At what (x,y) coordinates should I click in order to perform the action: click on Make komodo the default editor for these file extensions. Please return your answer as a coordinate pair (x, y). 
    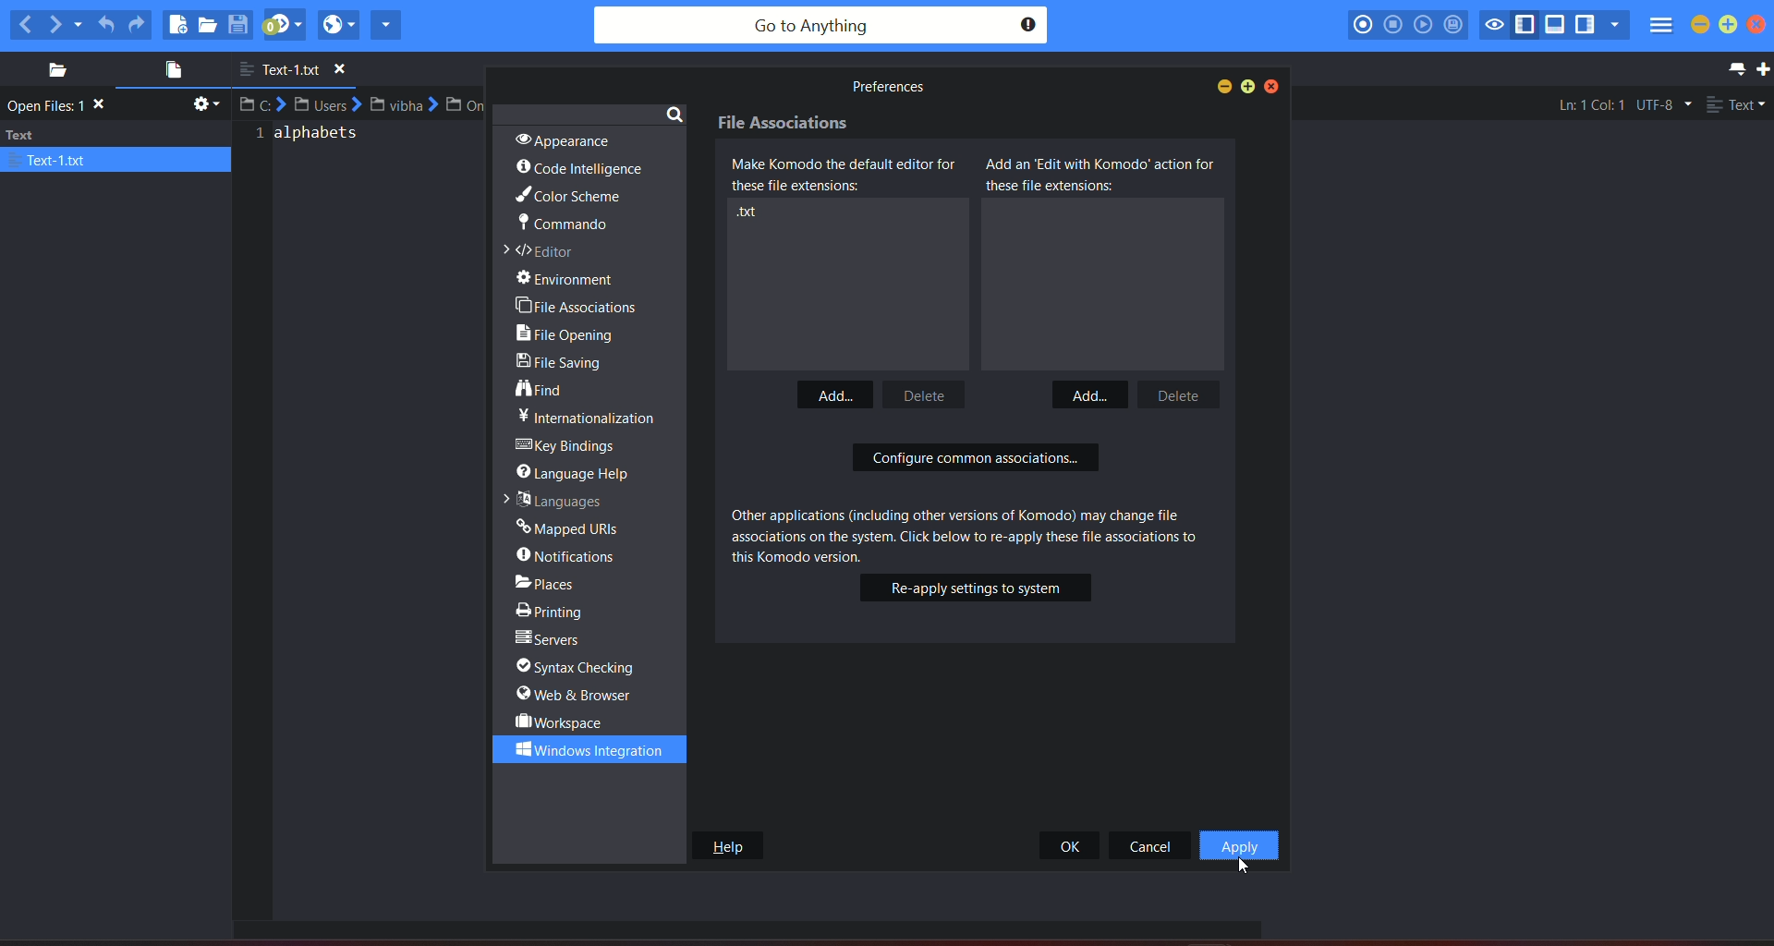
    Looking at the image, I should click on (849, 176).